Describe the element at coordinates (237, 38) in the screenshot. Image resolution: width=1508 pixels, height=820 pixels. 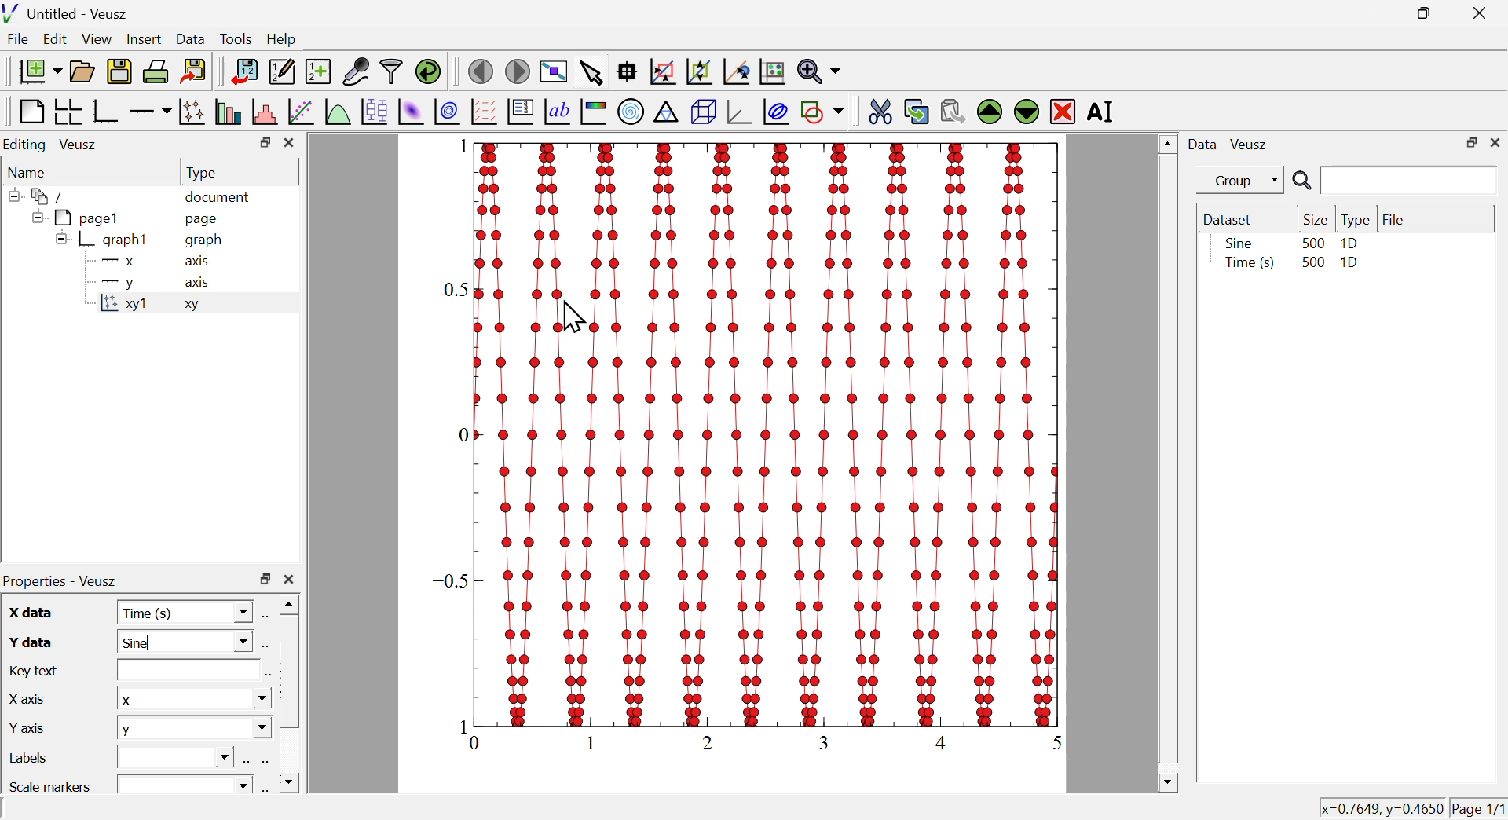
I see `tools` at that location.